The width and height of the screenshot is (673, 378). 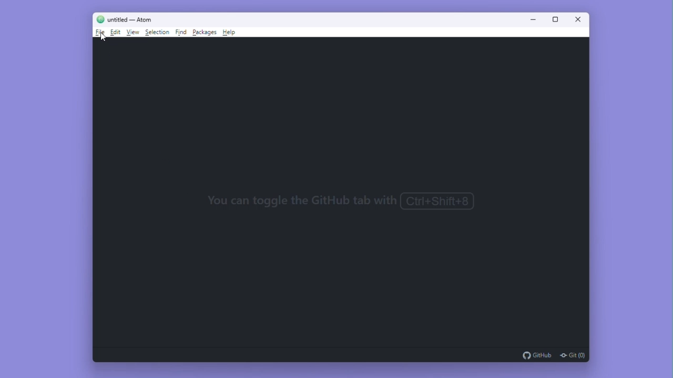 I want to click on You can toggle the GitHub tab with Ctrl+Shift+8, so click(x=342, y=202).